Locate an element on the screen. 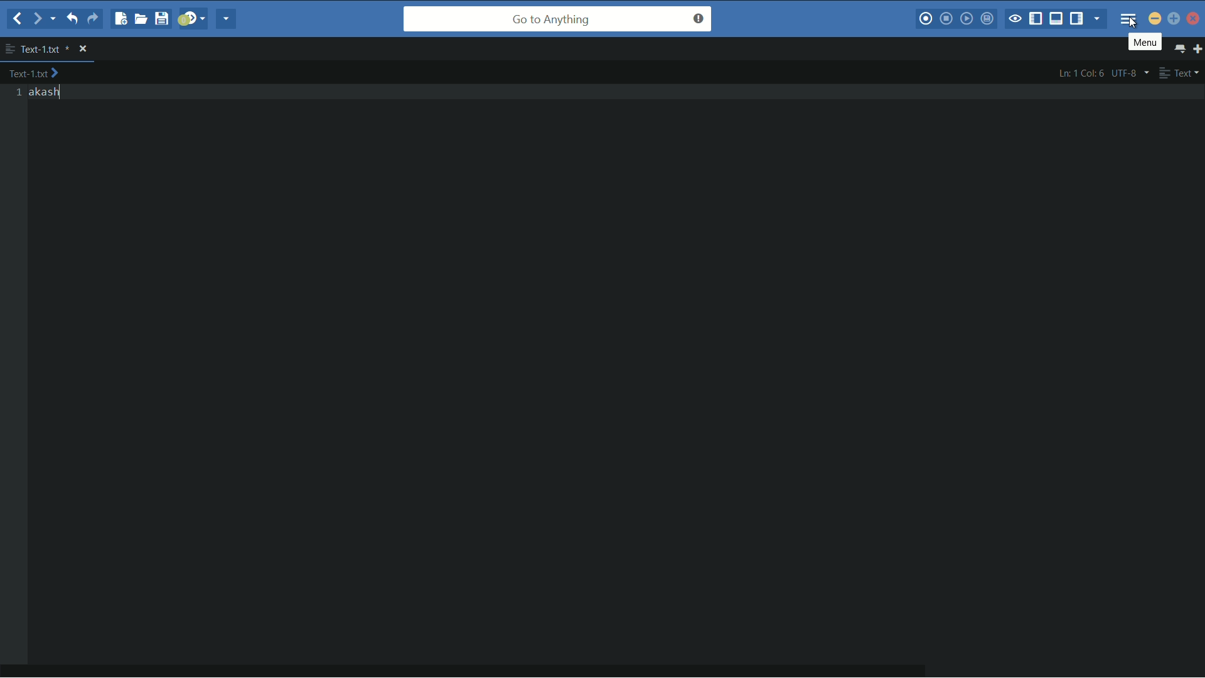 The width and height of the screenshot is (1205, 678). maximize is located at coordinates (1176, 19).